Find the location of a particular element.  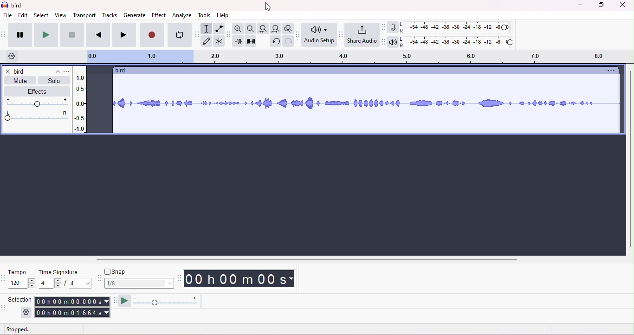

file is located at coordinates (8, 16).